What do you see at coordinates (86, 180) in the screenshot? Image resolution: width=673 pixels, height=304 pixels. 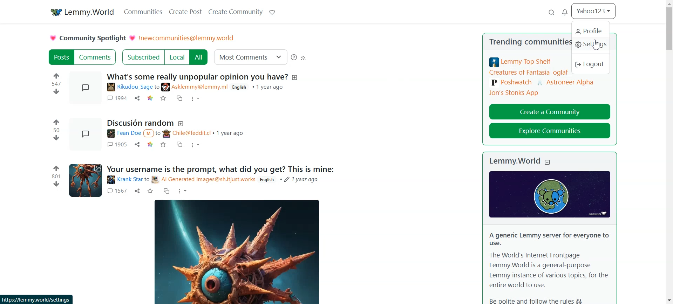 I see `thumbnail` at bounding box center [86, 180].